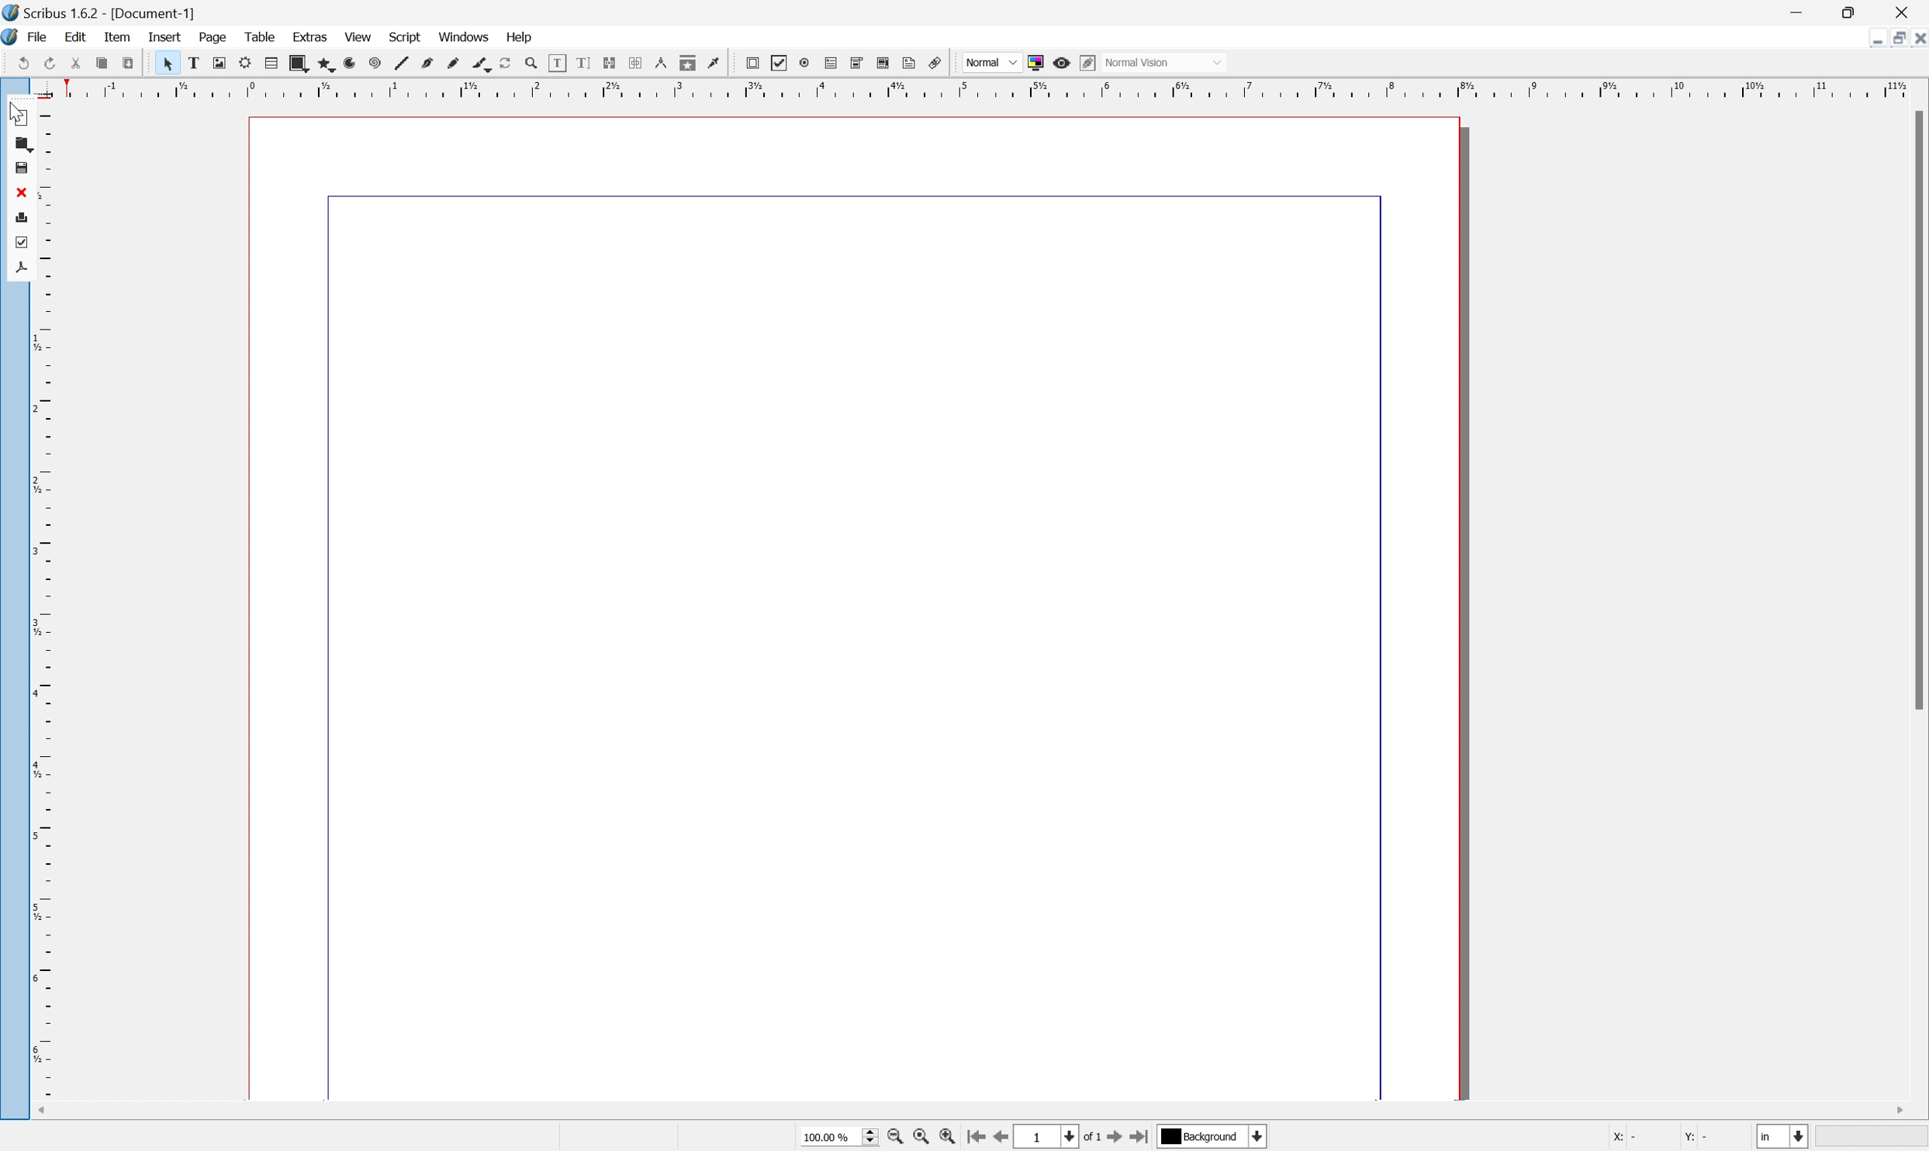 The width and height of the screenshot is (1929, 1151). I want to click on close, so click(22, 191).